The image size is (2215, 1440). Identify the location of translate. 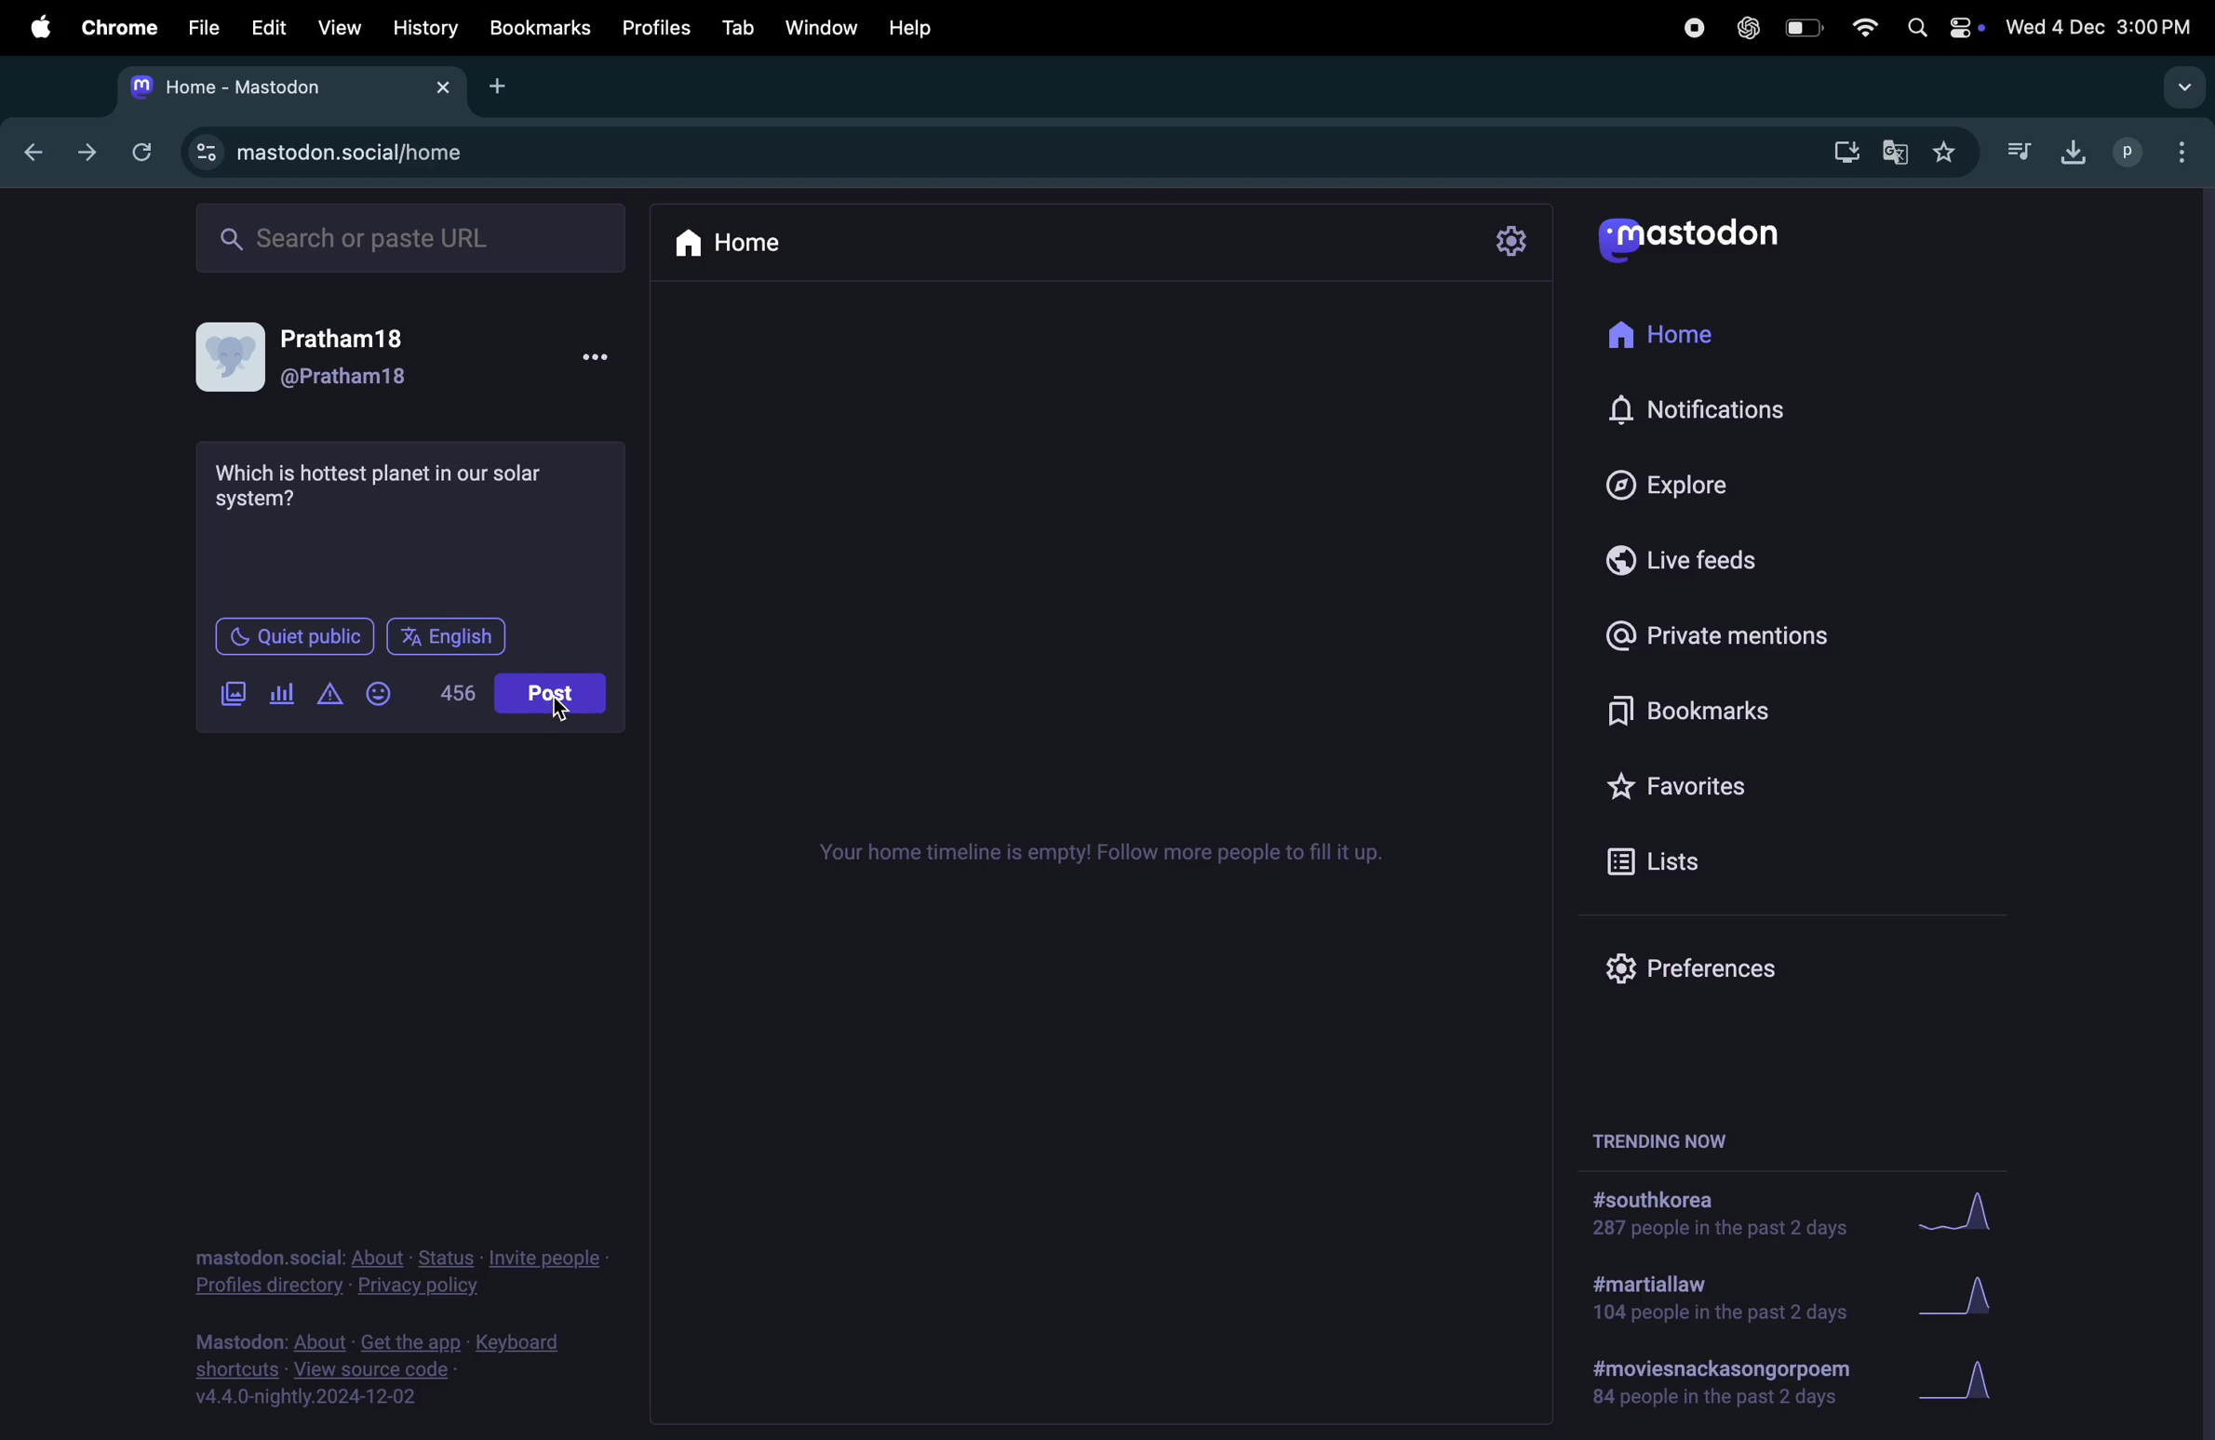
(1894, 150).